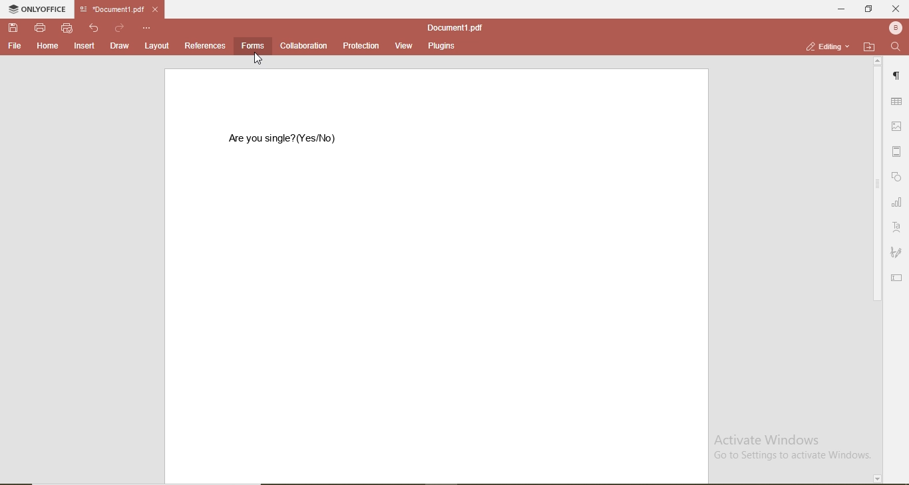 This screenshot has height=485, width=909. I want to click on protection, so click(362, 45).